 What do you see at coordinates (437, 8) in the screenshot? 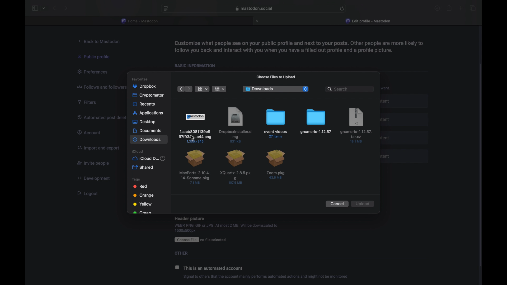
I see `downloads` at bounding box center [437, 8].